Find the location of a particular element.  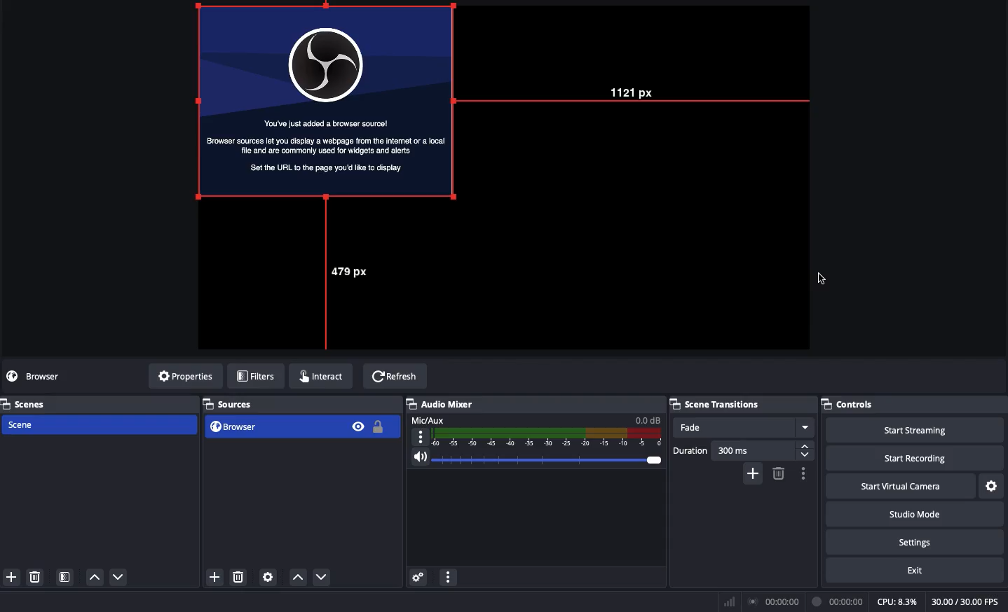

options is located at coordinates (448, 578).